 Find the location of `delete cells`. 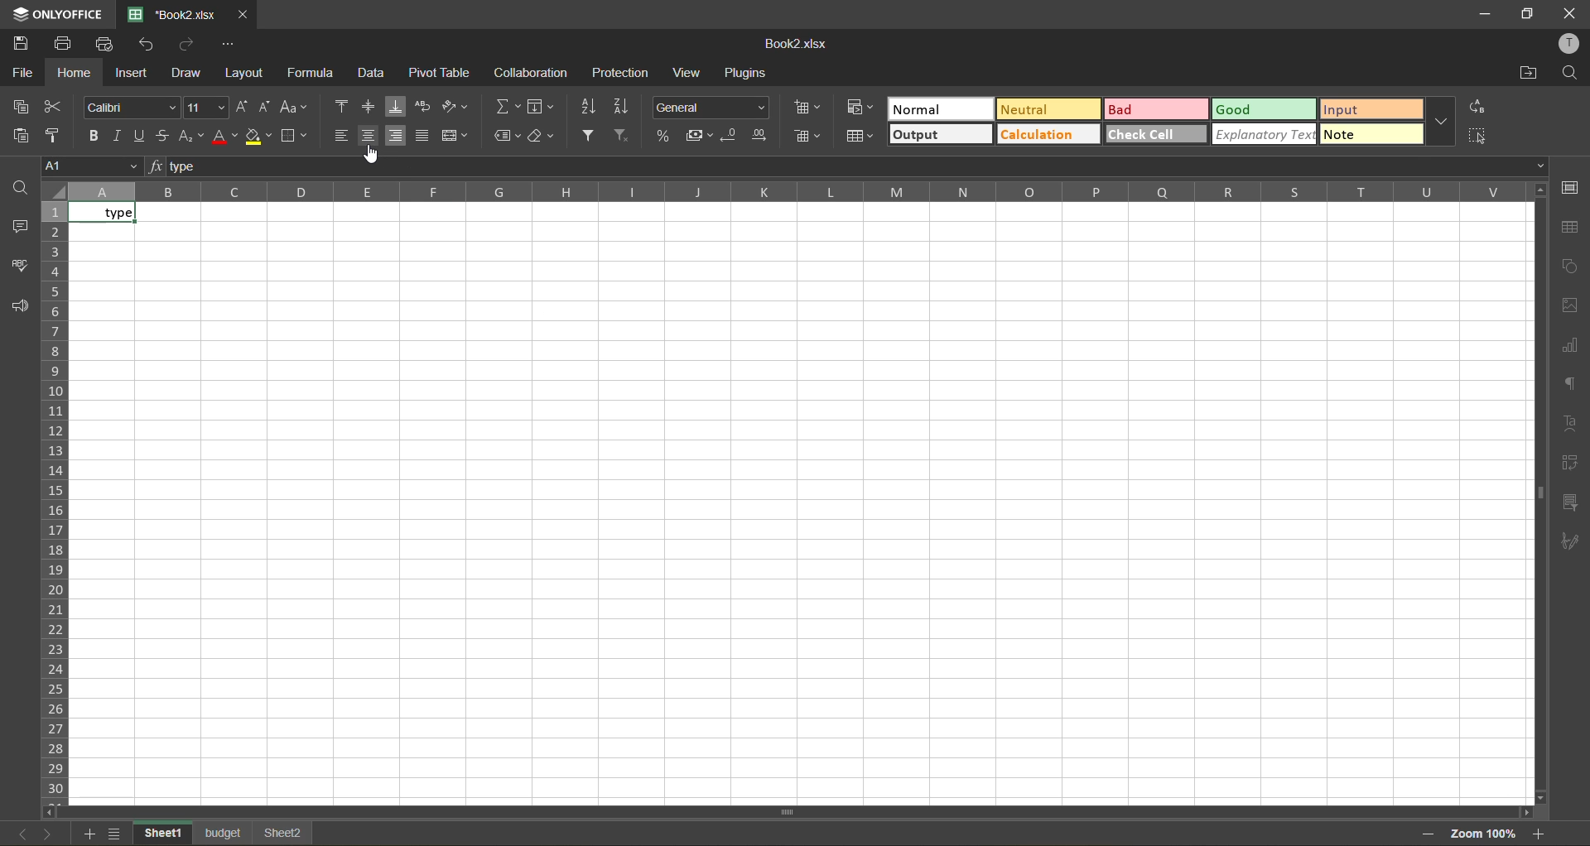

delete cells is located at coordinates (810, 136).